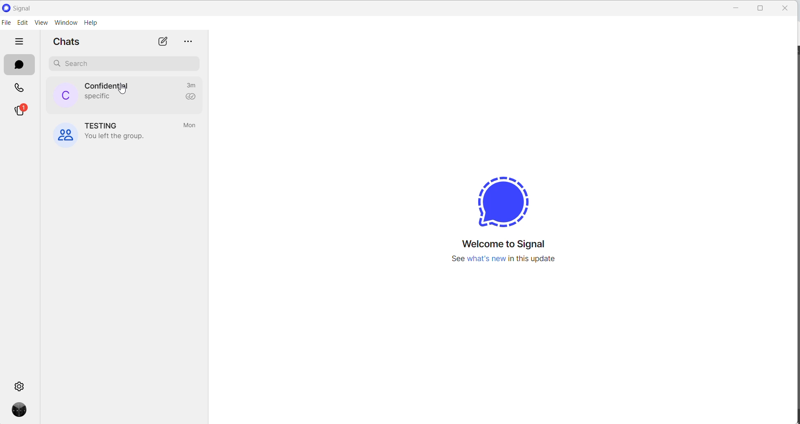  Describe the element at coordinates (124, 64) in the screenshot. I see `search chat` at that location.